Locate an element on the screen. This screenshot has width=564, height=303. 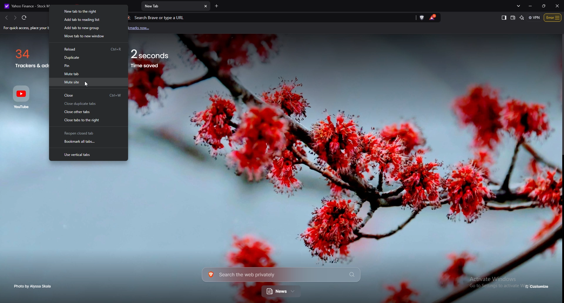
duplicate is located at coordinates (89, 57).